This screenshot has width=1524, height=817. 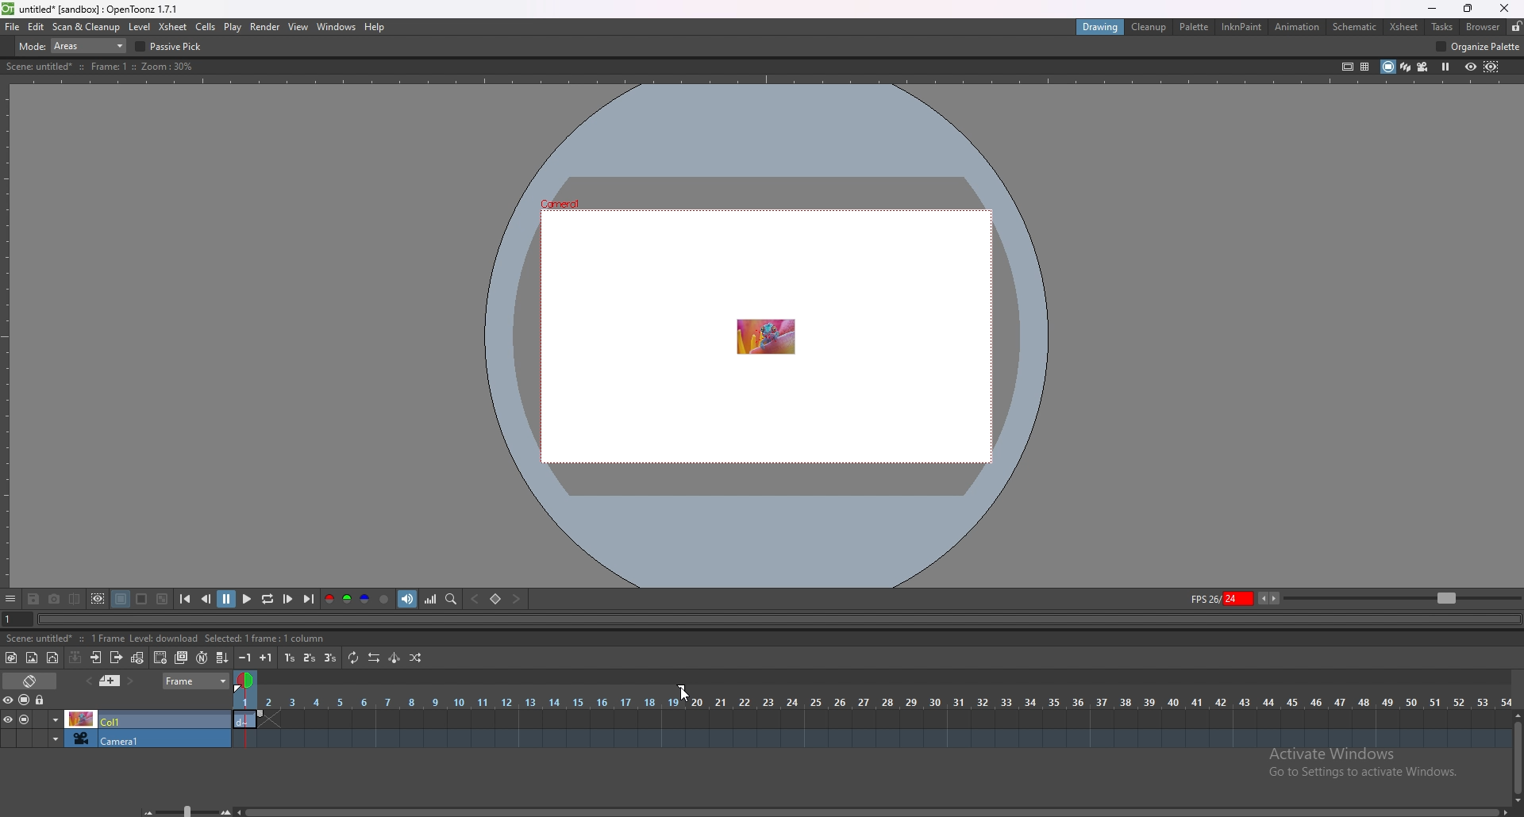 What do you see at coordinates (1403, 596) in the screenshot?
I see `zoom` at bounding box center [1403, 596].